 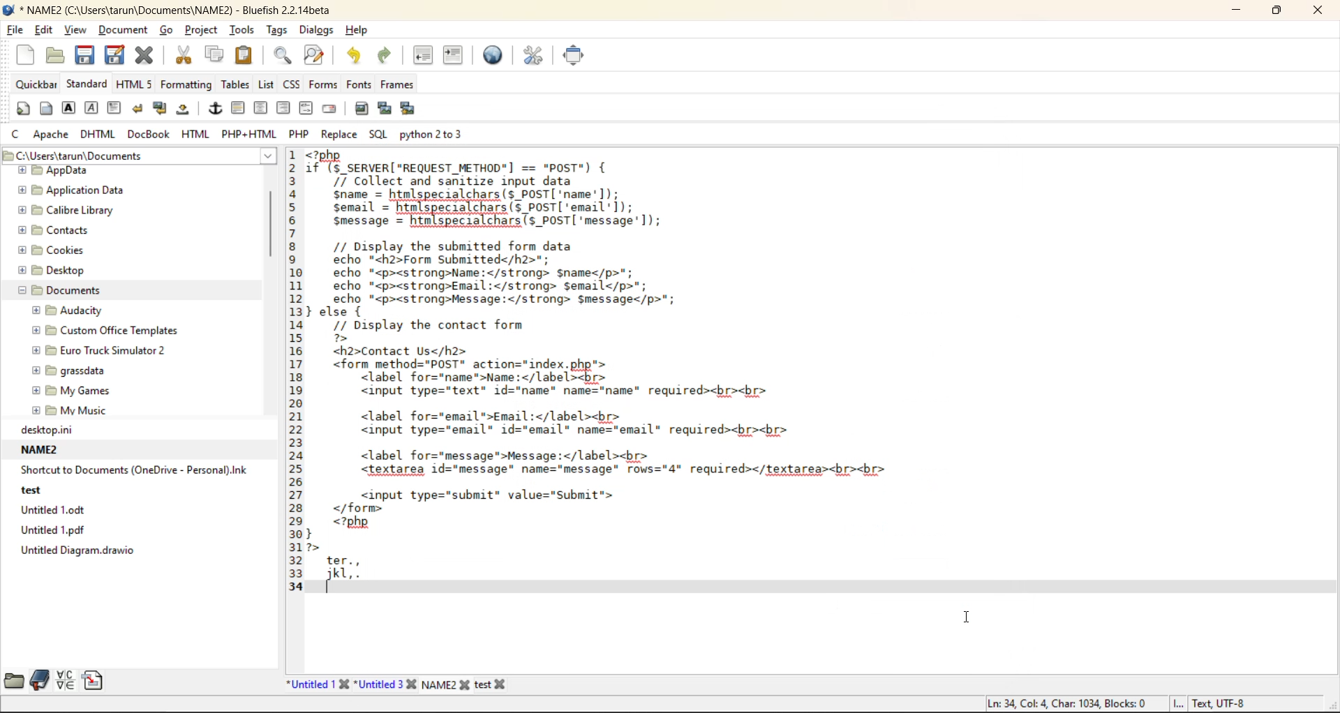 I want to click on dhtml, so click(x=98, y=135).